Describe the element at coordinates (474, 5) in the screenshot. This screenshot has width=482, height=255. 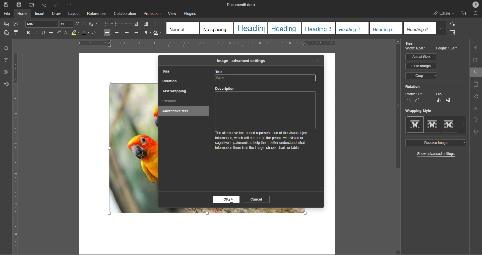
I see `Account` at that location.